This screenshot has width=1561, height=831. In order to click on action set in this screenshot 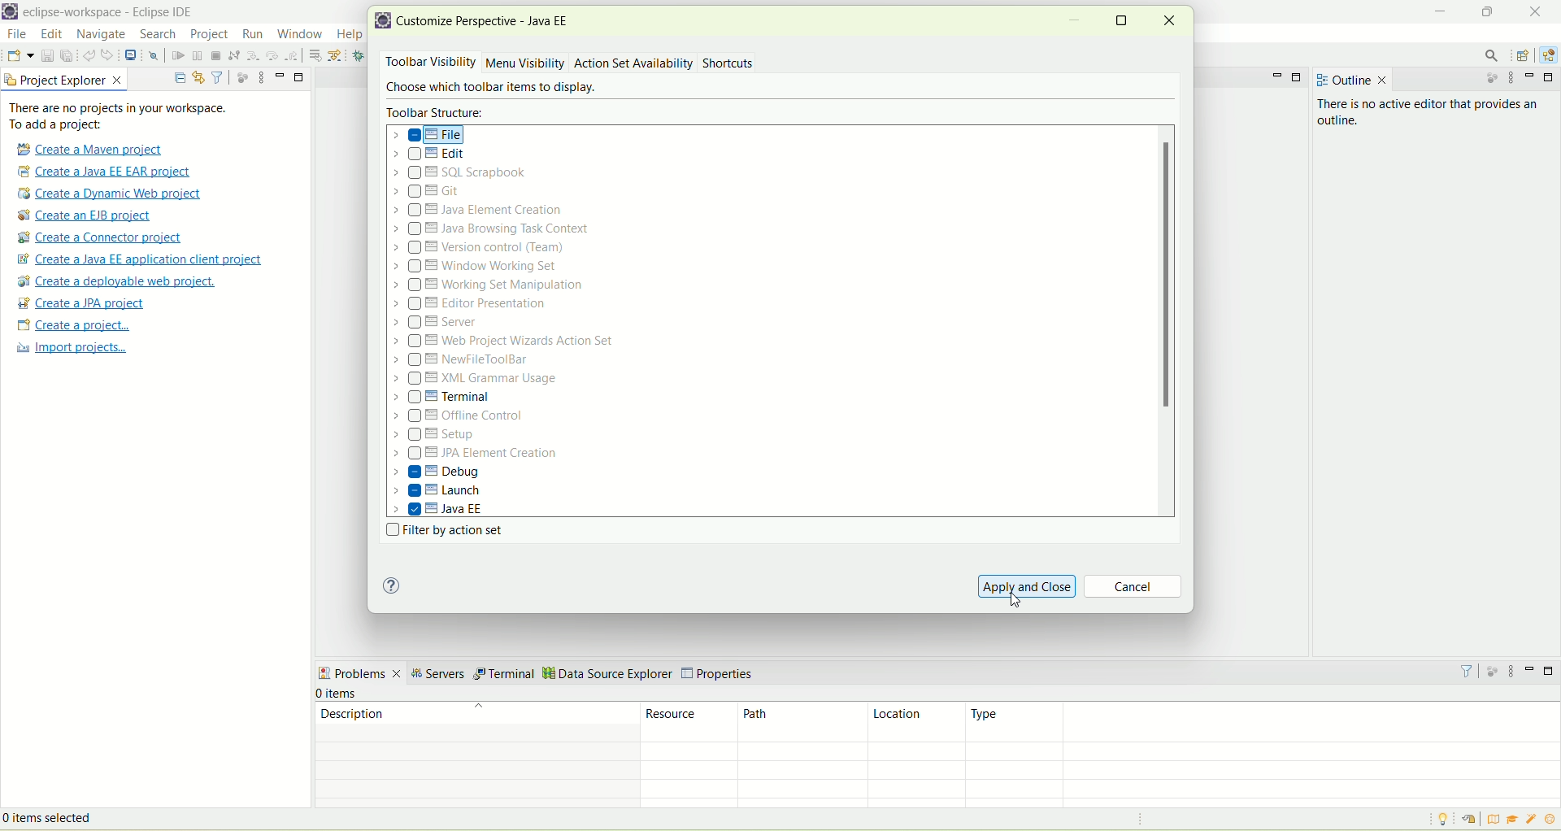, I will do `click(601, 62)`.